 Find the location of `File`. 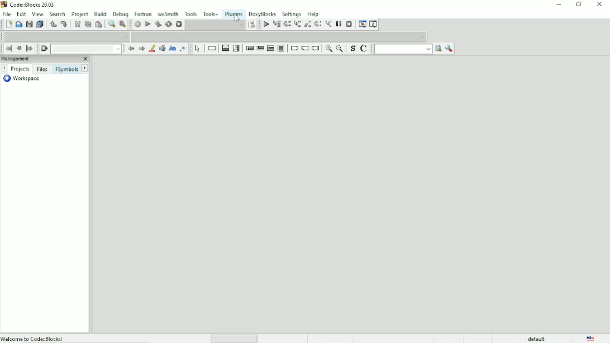

File is located at coordinates (6, 13).